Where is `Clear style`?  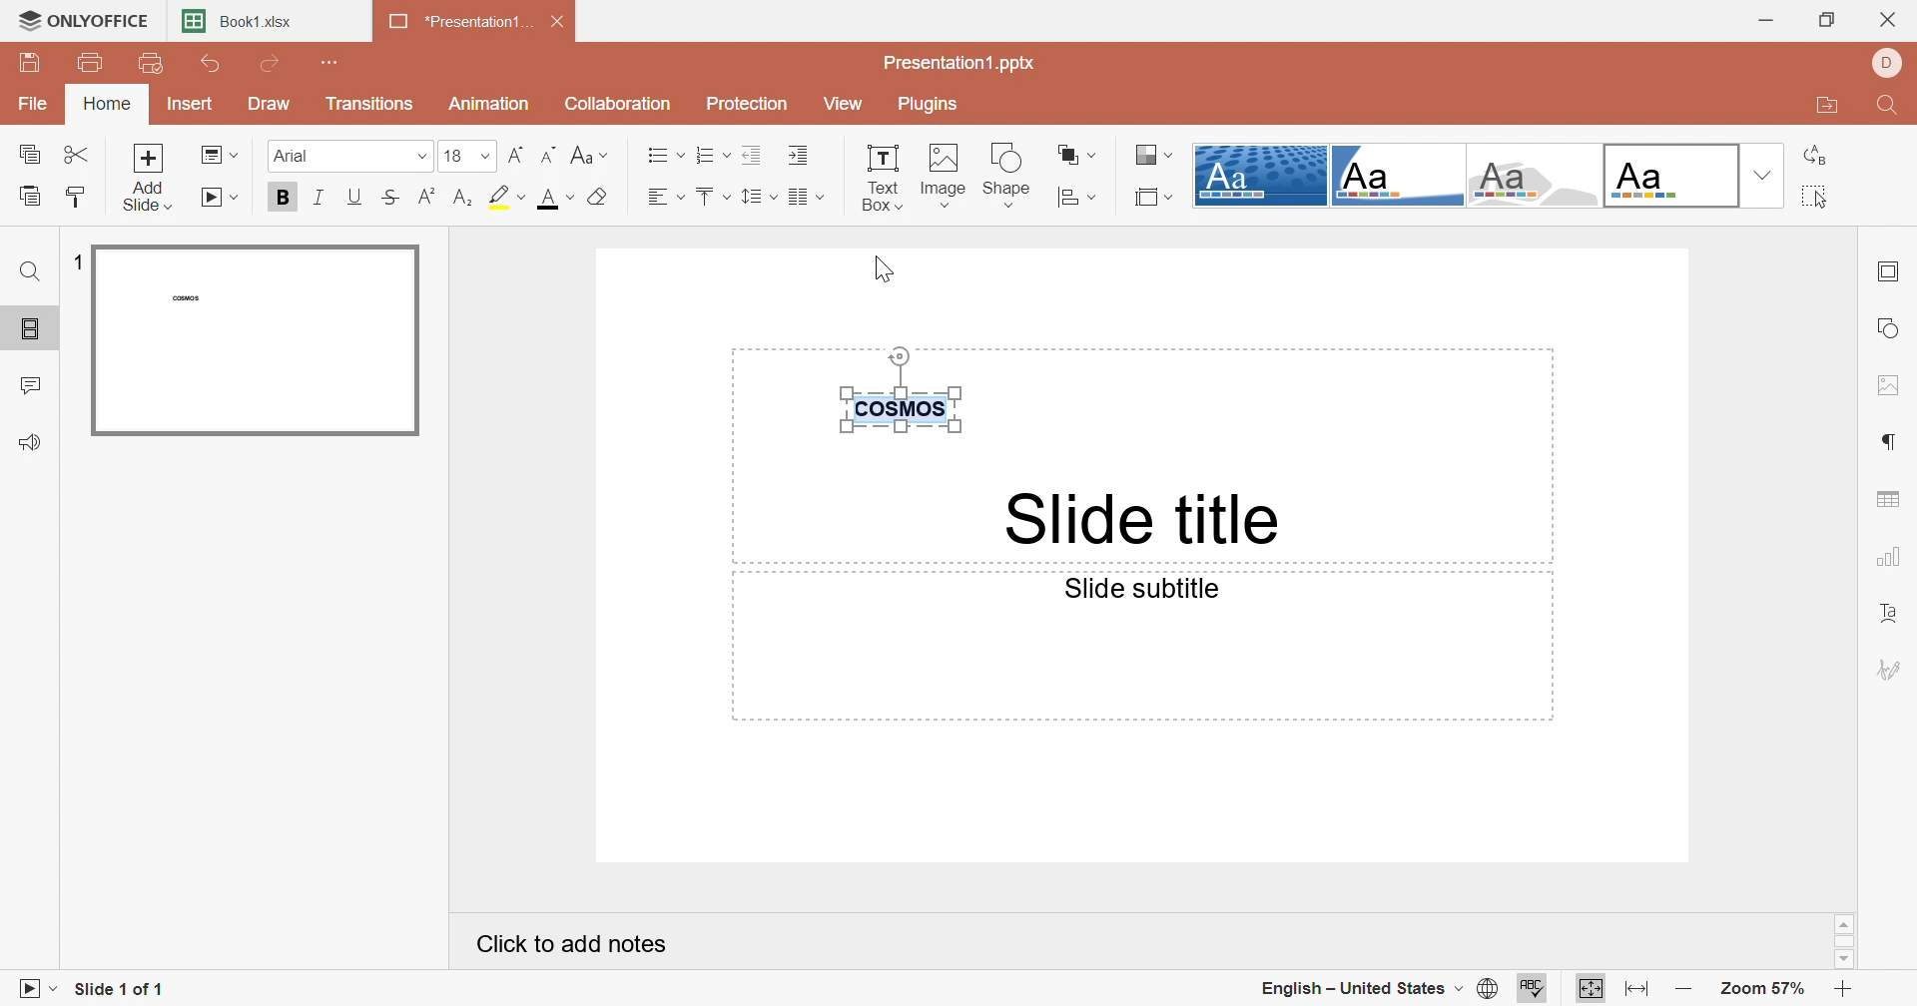 Clear style is located at coordinates (598, 199).